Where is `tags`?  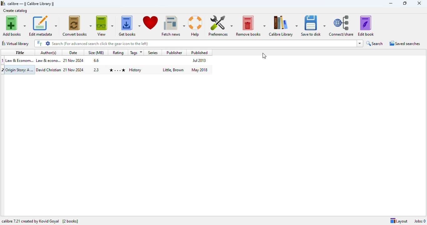
tags is located at coordinates (137, 52).